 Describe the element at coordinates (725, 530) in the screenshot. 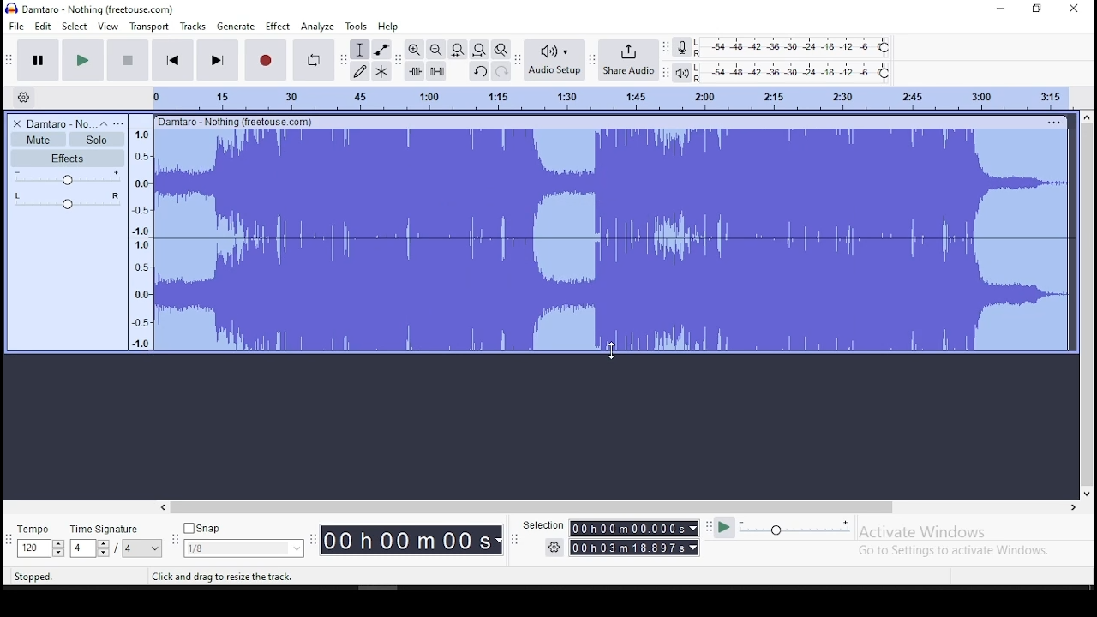

I see `play` at that location.